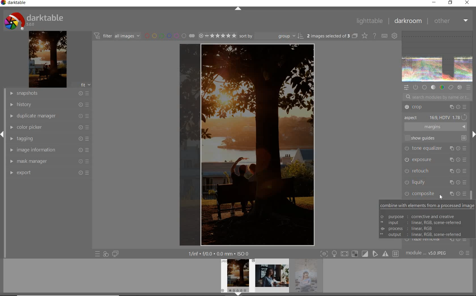 The height and width of the screenshot is (296, 476). What do you see at coordinates (117, 36) in the screenshot?
I see `filter images` at bounding box center [117, 36].